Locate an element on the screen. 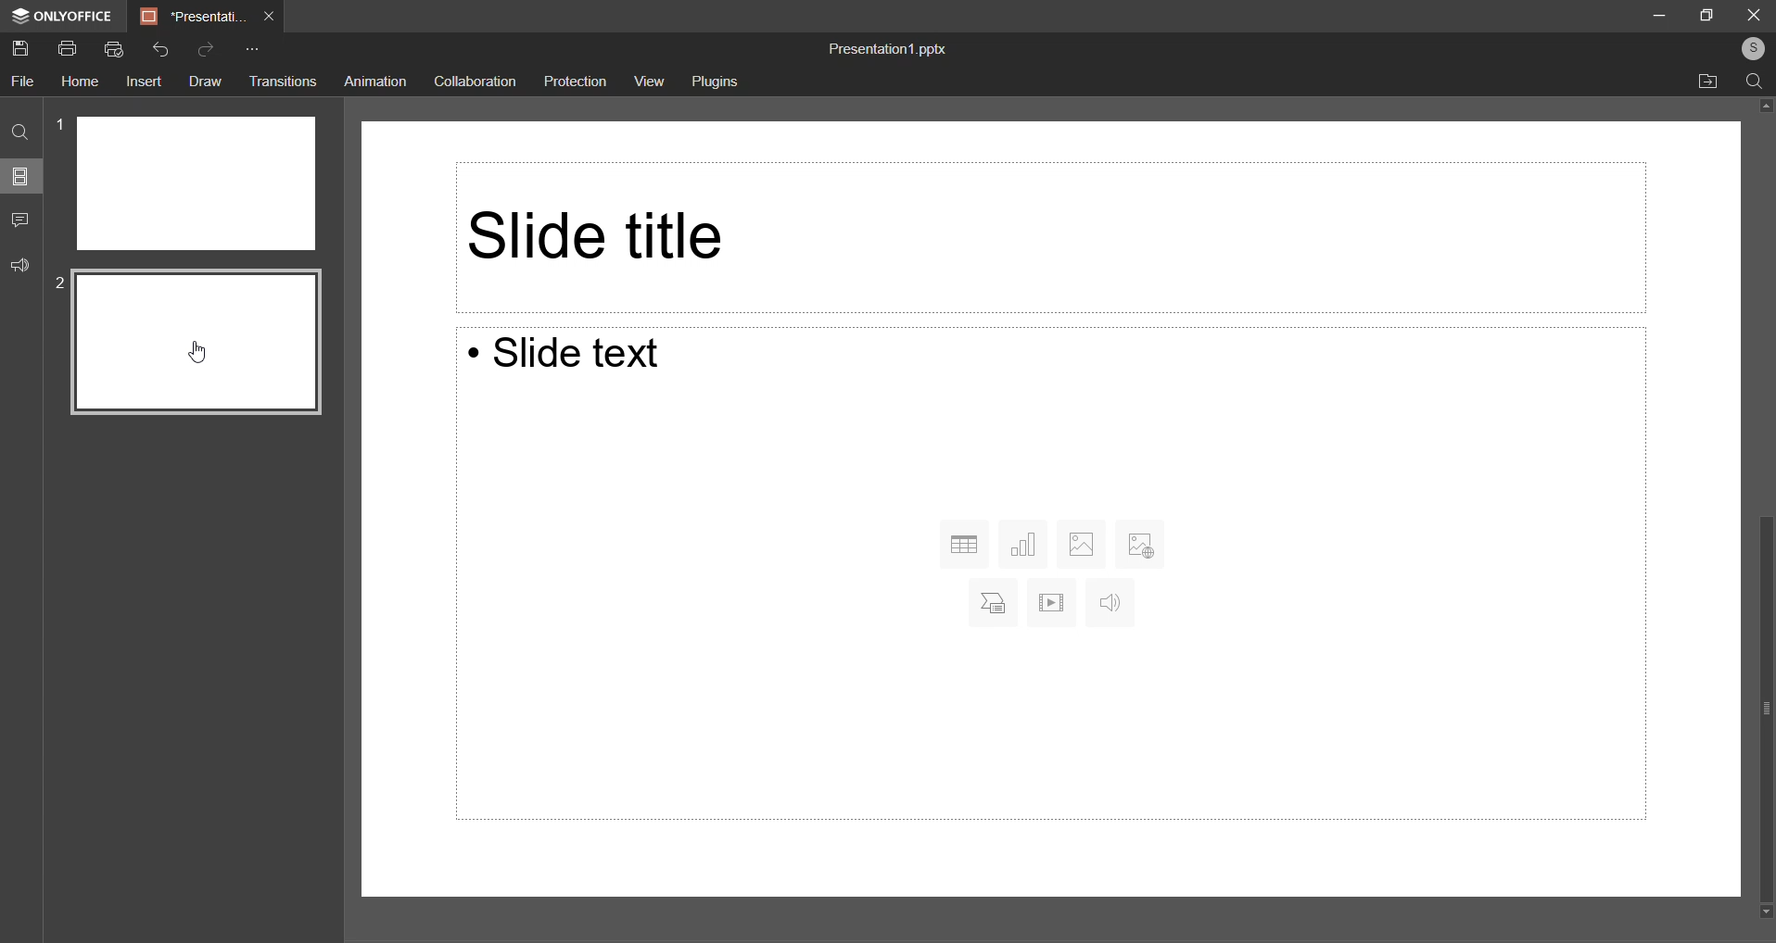  Slide  is located at coordinates (197, 342).